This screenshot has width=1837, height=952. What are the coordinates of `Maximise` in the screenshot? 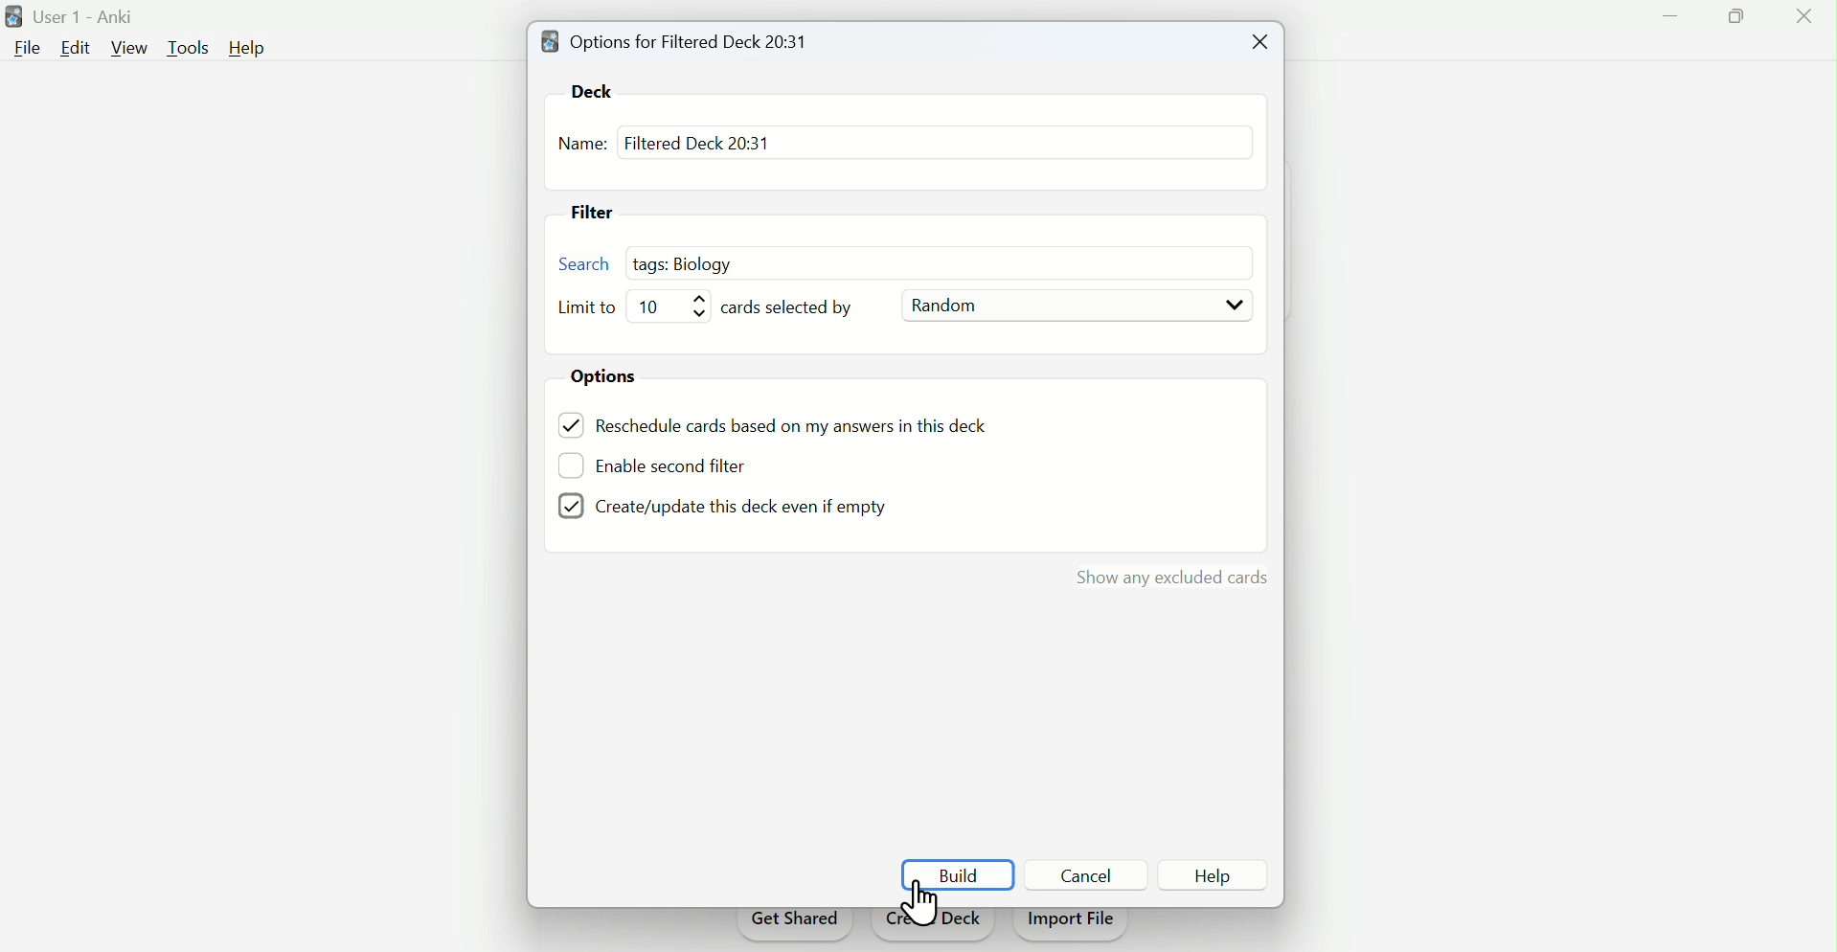 It's located at (1737, 17).